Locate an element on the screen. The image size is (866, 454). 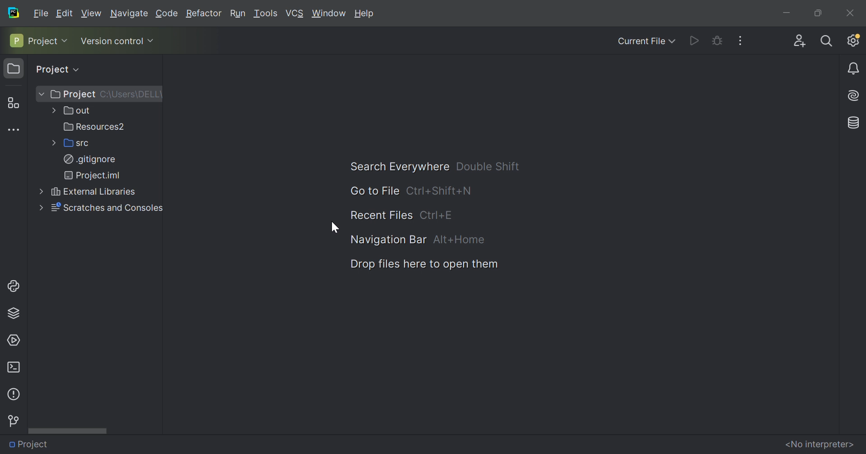
Recent files is located at coordinates (379, 215).